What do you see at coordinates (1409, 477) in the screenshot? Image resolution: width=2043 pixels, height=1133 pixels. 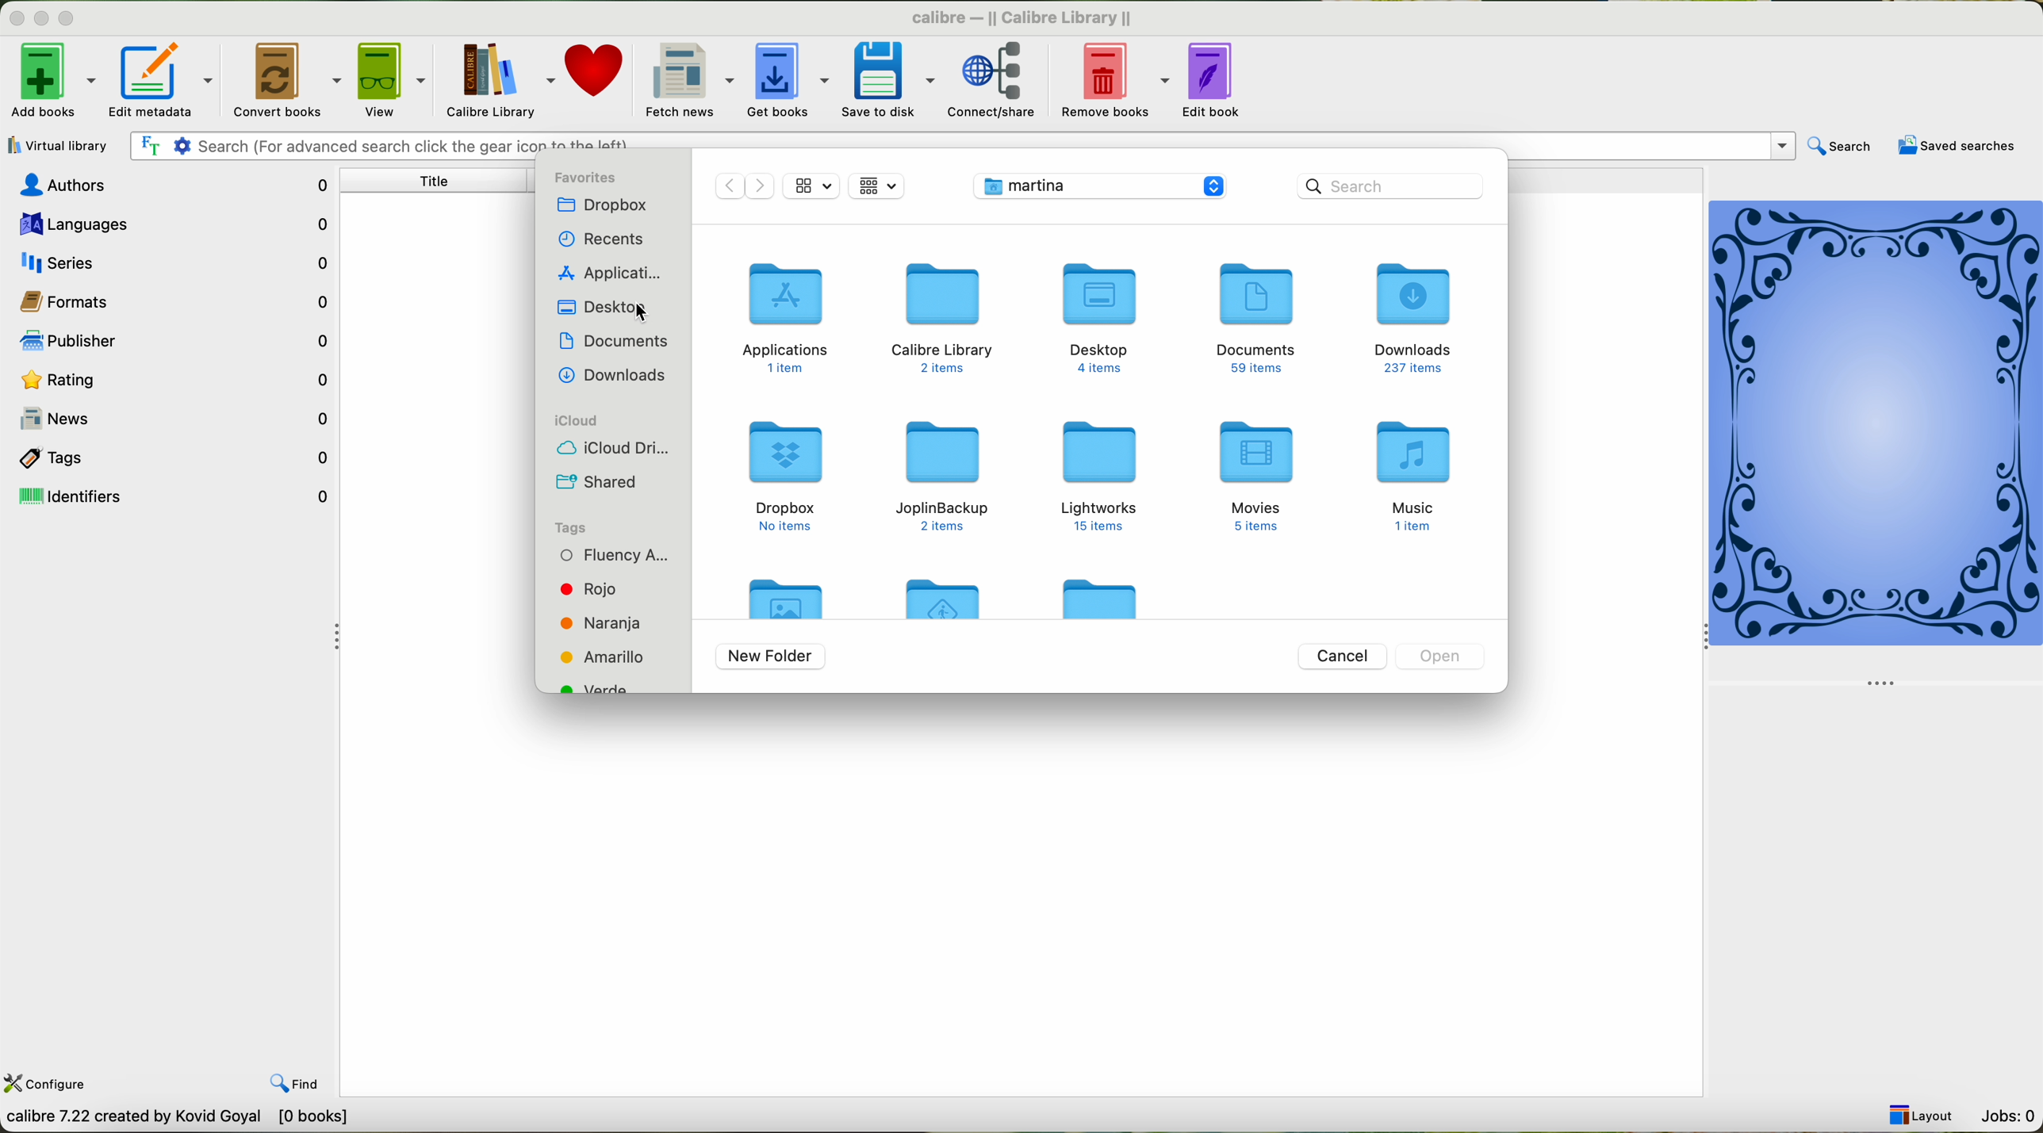 I see `music folder` at bounding box center [1409, 477].